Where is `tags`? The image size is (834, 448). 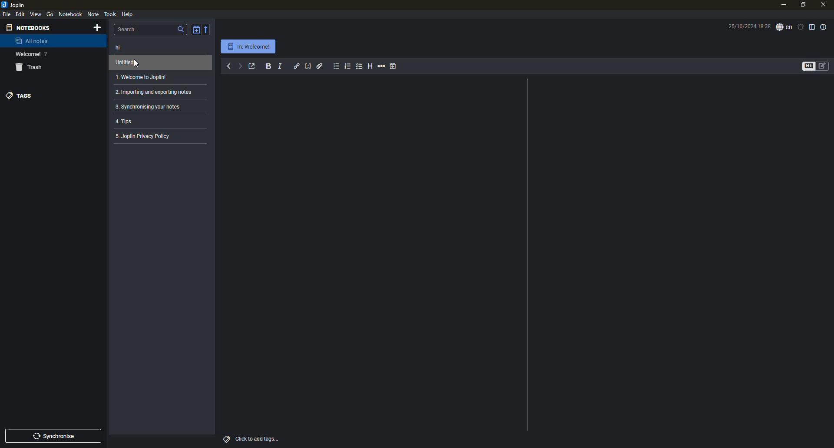
tags is located at coordinates (19, 95).